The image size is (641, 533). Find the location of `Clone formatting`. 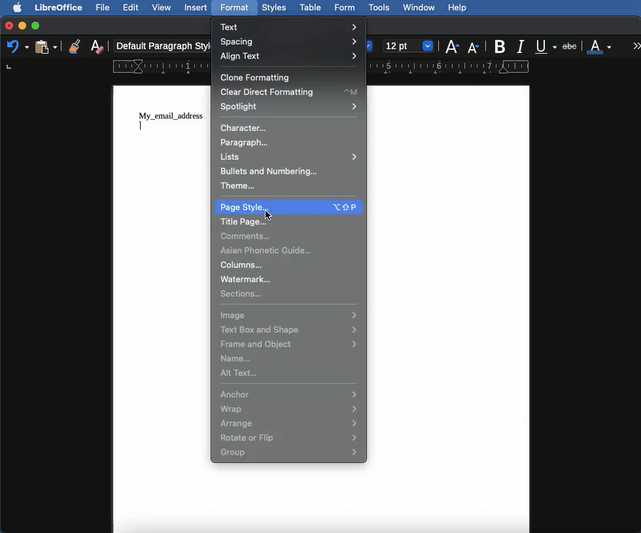

Clone formatting is located at coordinates (75, 46).